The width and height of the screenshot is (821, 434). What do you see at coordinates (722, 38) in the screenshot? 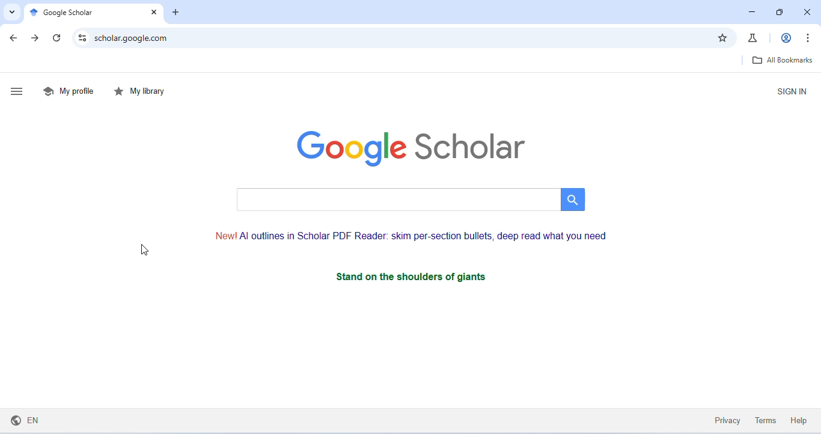
I see `add bookmark` at bounding box center [722, 38].